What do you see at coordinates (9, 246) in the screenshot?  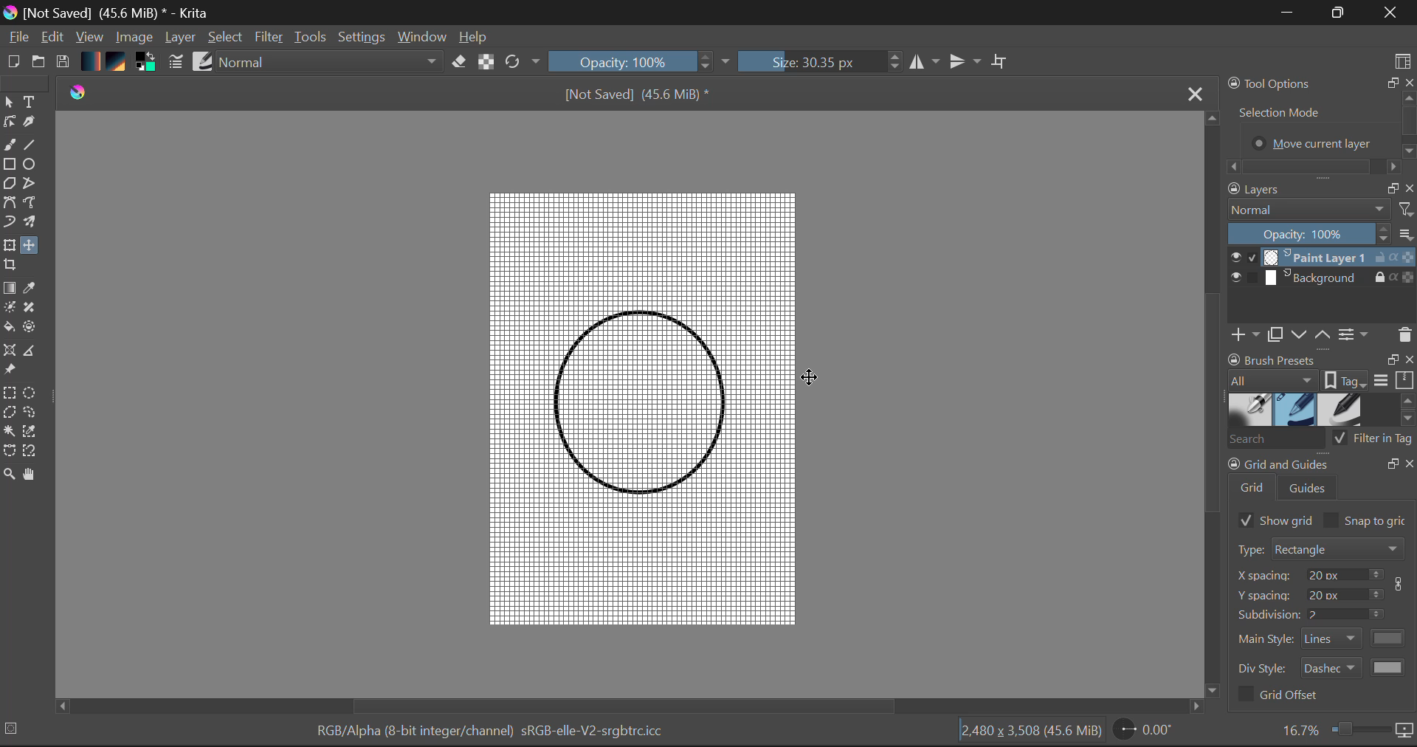 I see `Transform Layer` at bounding box center [9, 246].